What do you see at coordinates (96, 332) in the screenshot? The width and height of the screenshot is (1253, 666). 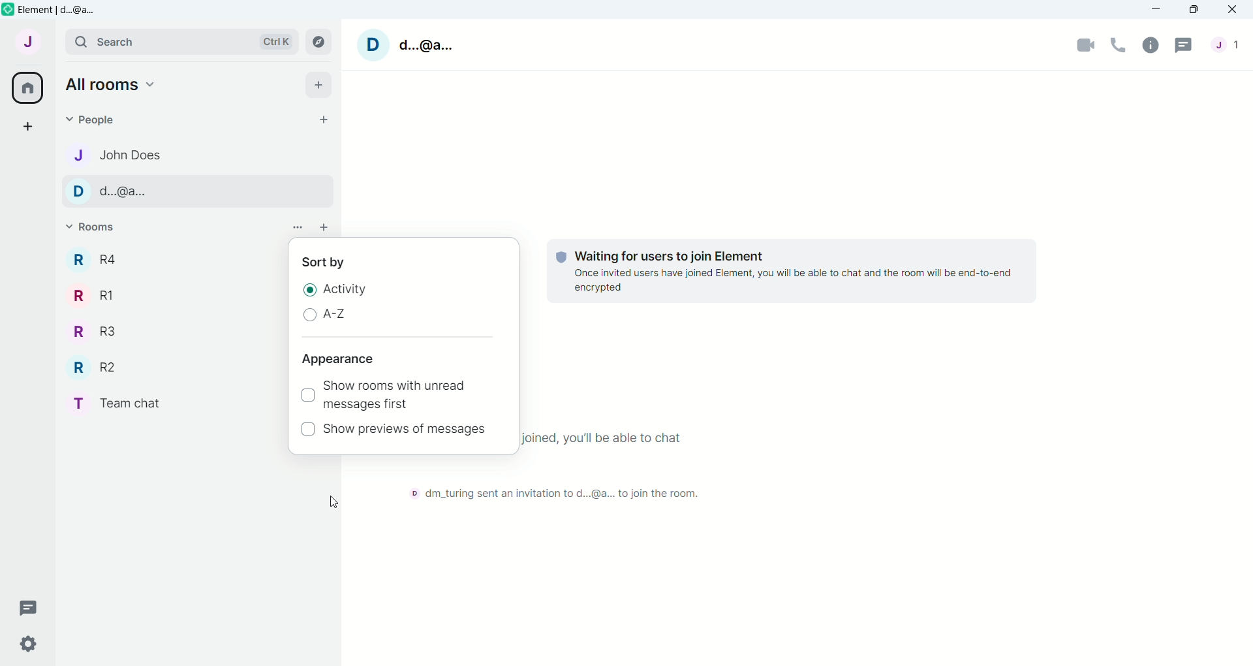 I see `Room R3` at bounding box center [96, 332].